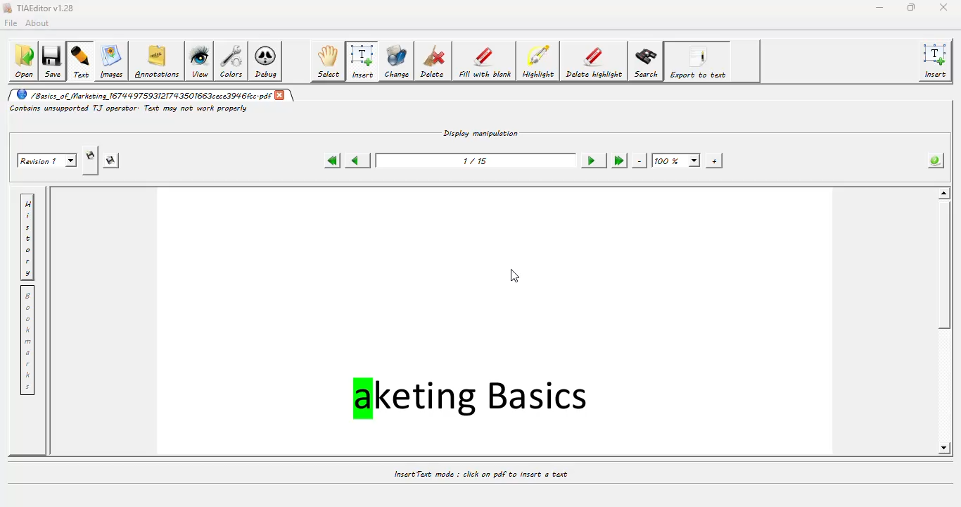 This screenshot has height=507, width=961. I want to click on zoom out, so click(639, 161).